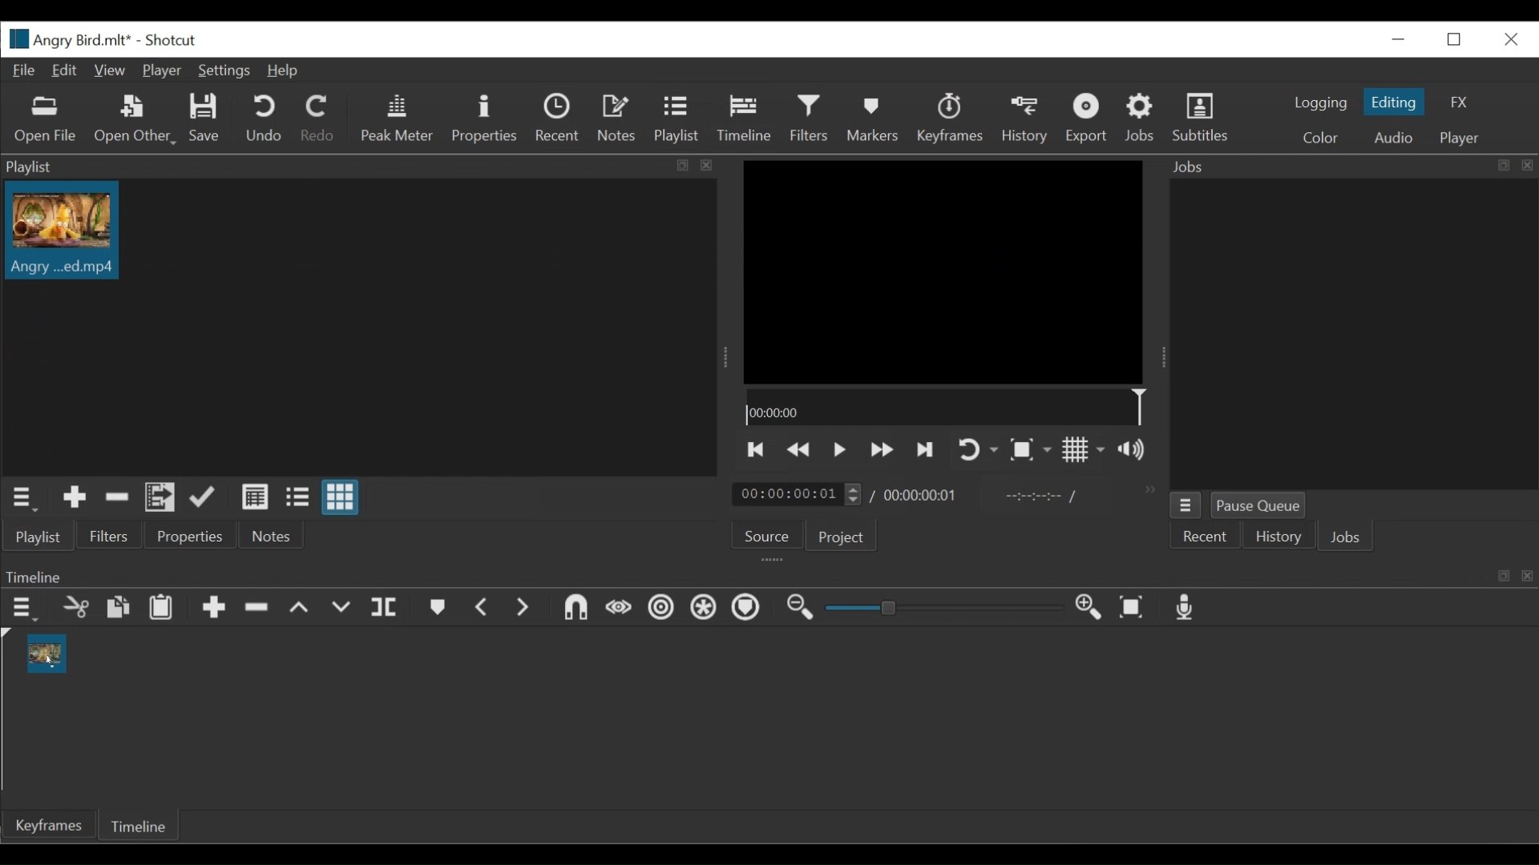  I want to click on Edit, so click(67, 70).